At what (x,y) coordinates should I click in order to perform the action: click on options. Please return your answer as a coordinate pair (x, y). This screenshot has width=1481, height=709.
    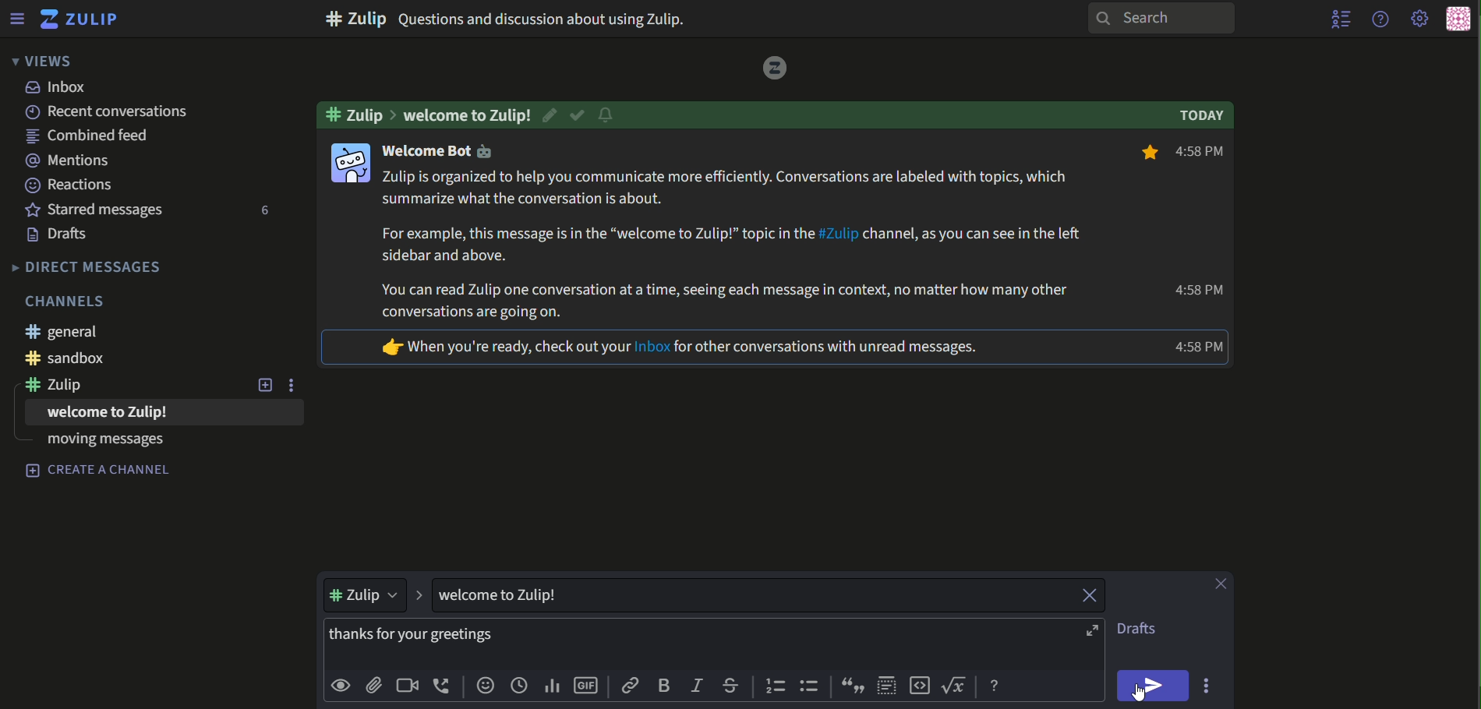
    Looking at the image, I should click on (297, 385).